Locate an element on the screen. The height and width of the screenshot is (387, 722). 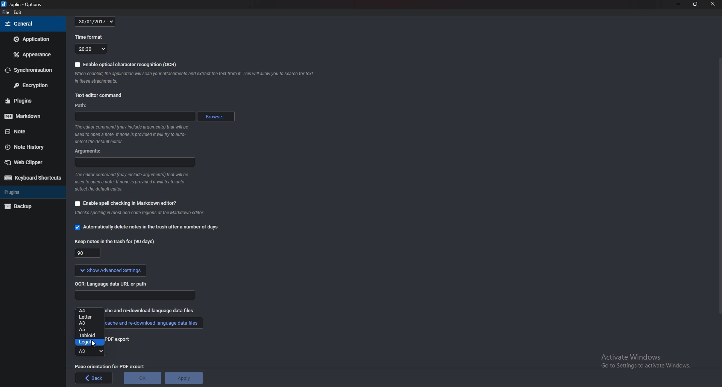
ok is located at coordinates (142, 378).